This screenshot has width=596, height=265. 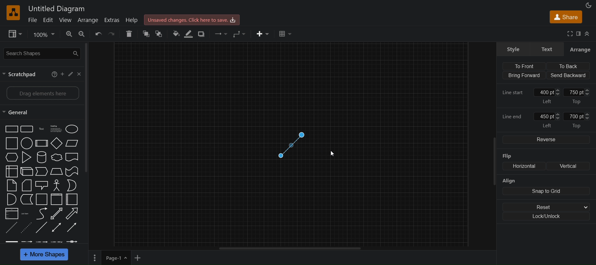 I want to click on Horizontal container, so click(x=73, y=200).